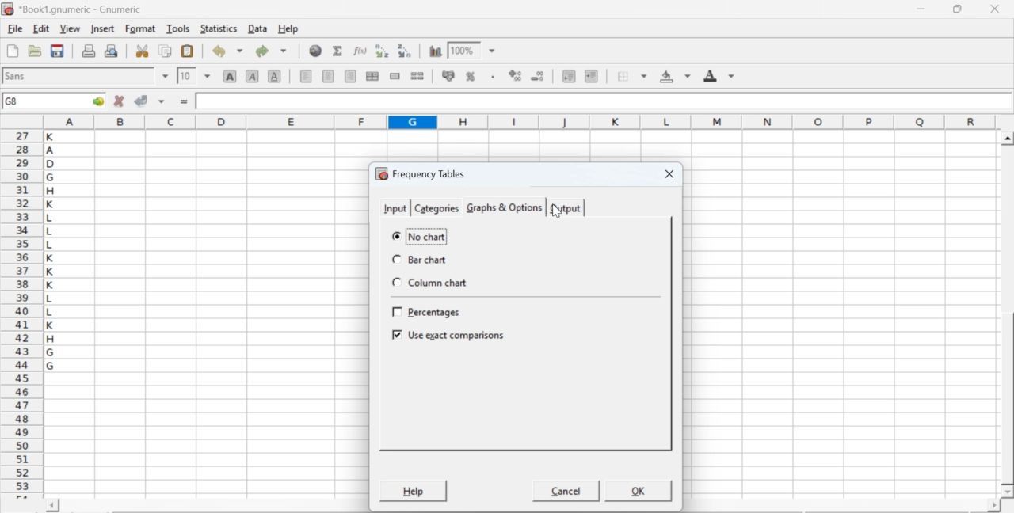 The width and height of the screenshot is (1014, 513). What do you see at coordinates (112, 50) in the screenshot?
I see `print preview` at bounding box center [112, 50].